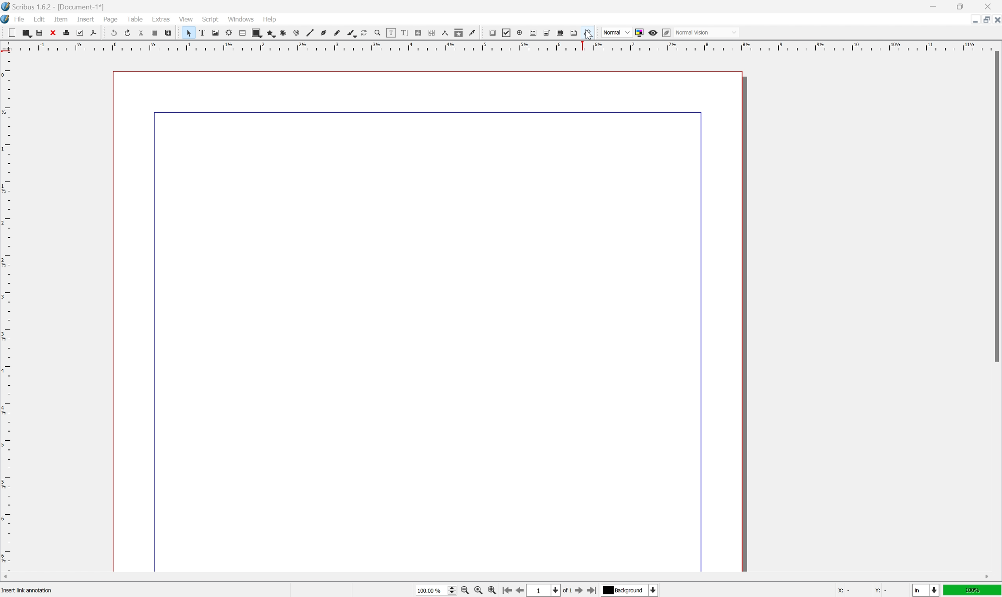 Image resolution: width=1002 pixels, height=597 pixels. What do you see at coordinates (215, 33) in the screenshot?
I see `image frame` at bounding box center [215, 33].